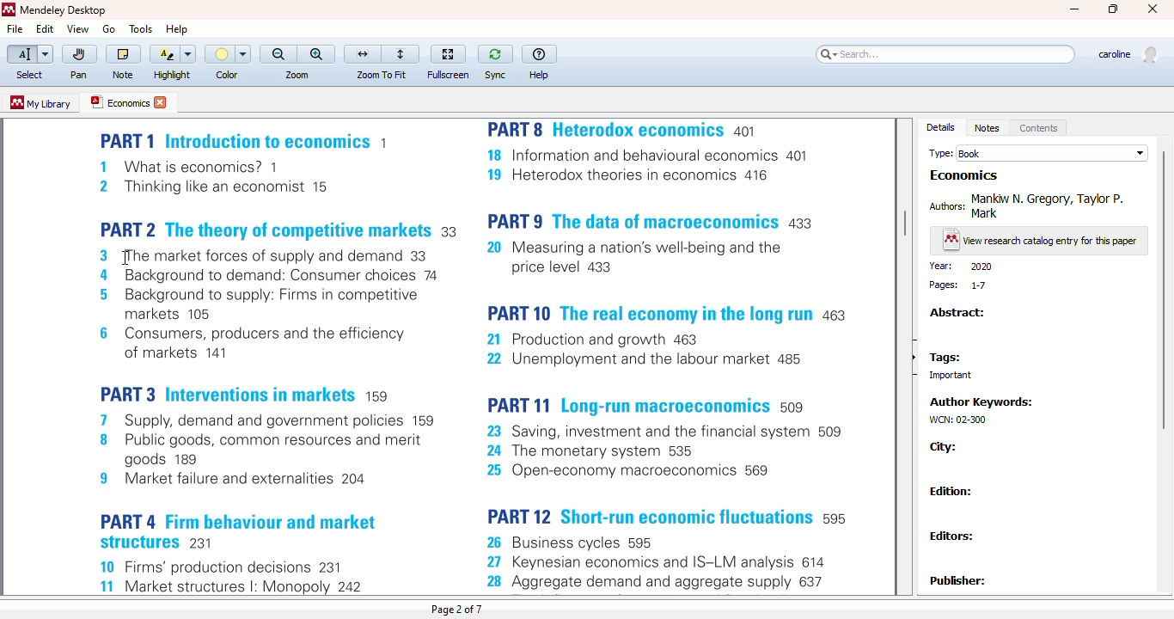 The height and width of the screenshot is (619, 1174). What do you see at coordinates (228, 54) in the screenshot?
I see `color` at bounding box center [228, 54].